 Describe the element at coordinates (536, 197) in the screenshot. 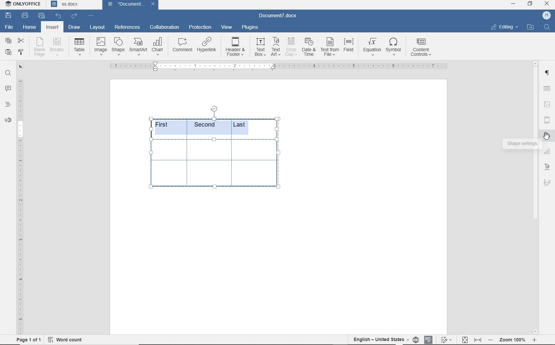

I see `scrollbar` at that location.